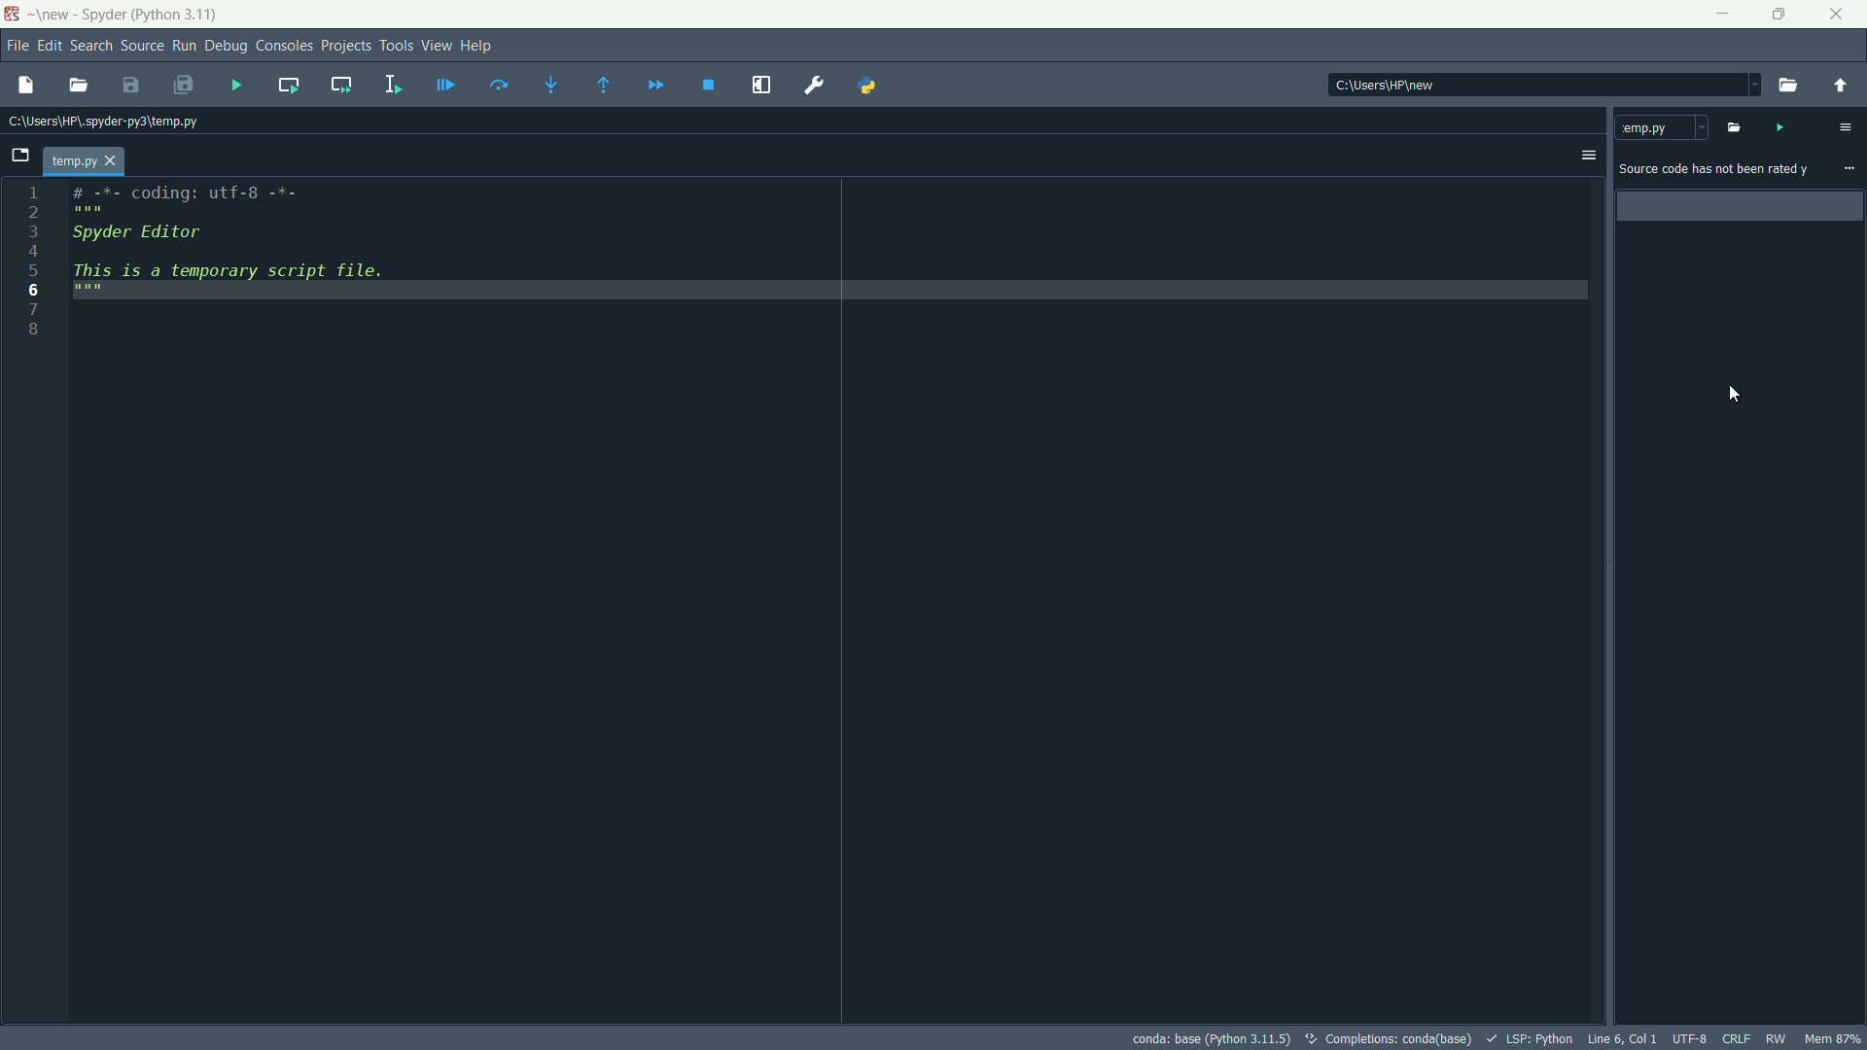  What do you see at coordinates (398, 47) in the screenshot?
I see `tools menu` at bounding box center [398, 47].